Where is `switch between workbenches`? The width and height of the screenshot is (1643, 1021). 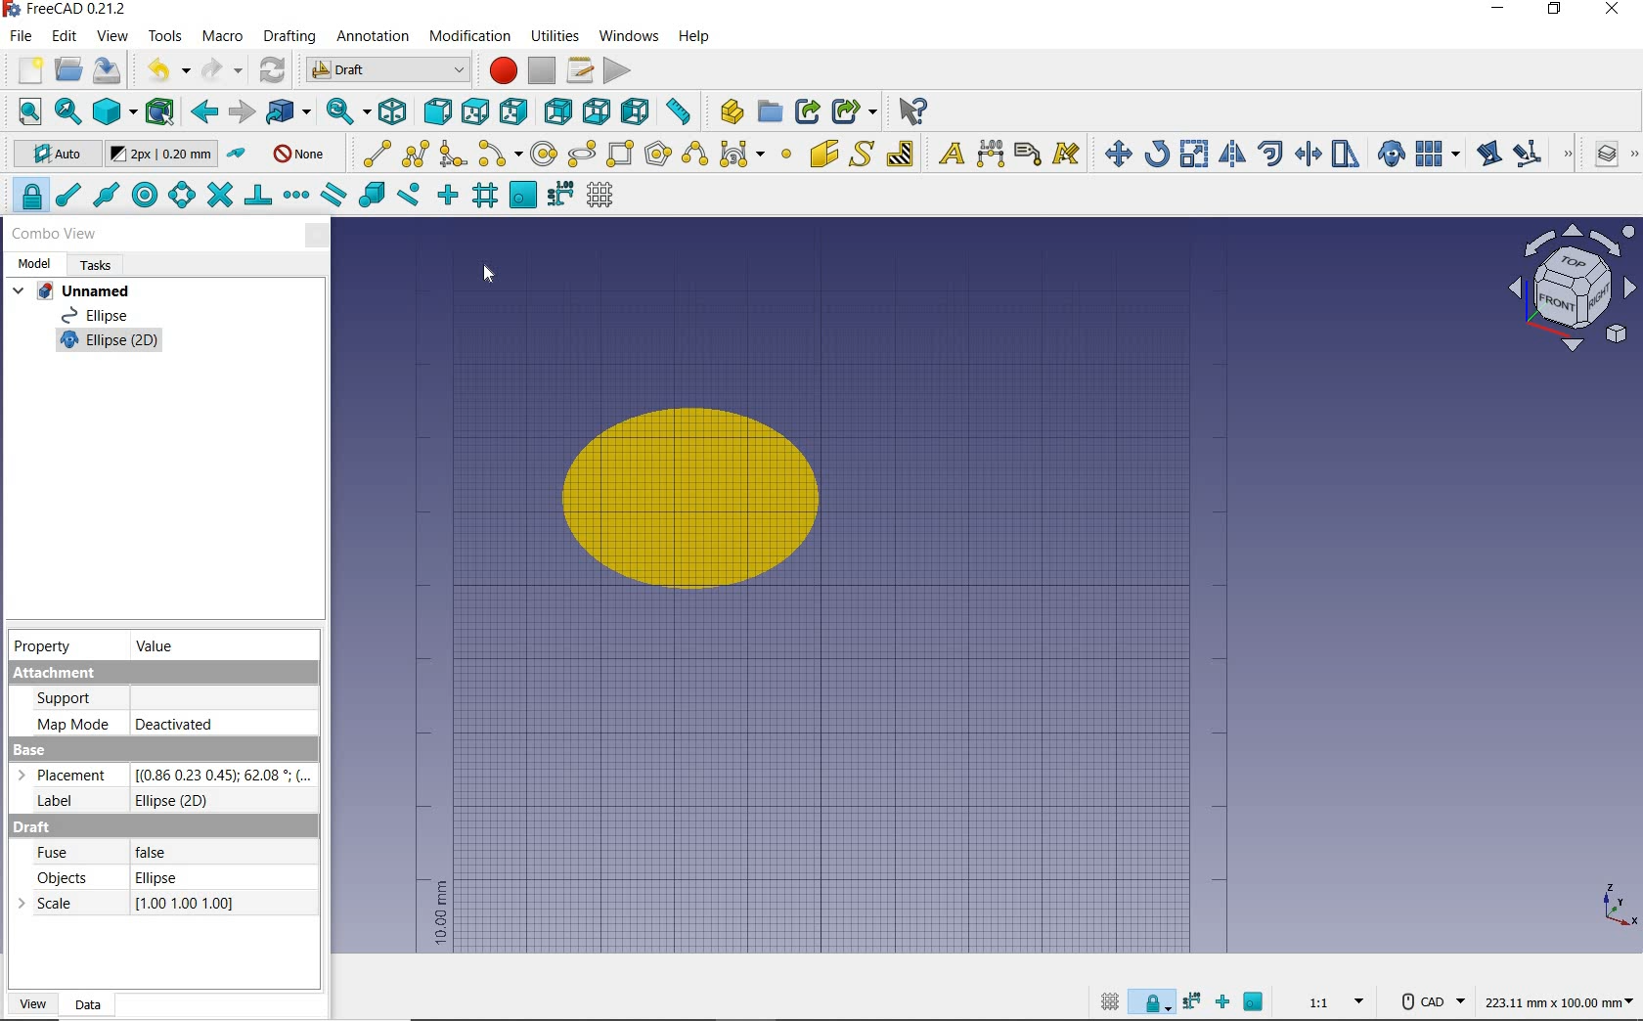 switch between workbenches is located at coordinates (383, 70).